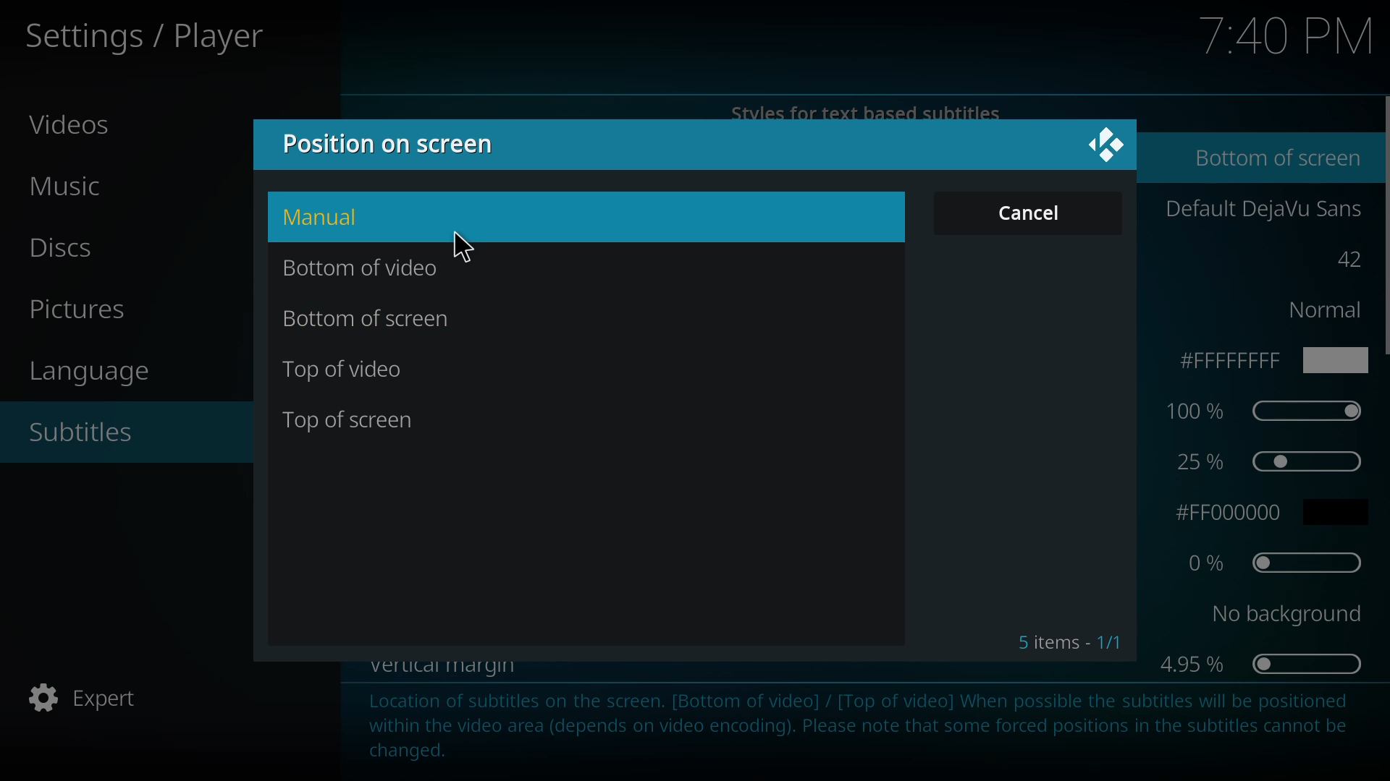 The image size is (1390, 781). What do you see at coordinates (1348, 259) in the screenshot?
I see `42` at bounding box center [1348, 259].